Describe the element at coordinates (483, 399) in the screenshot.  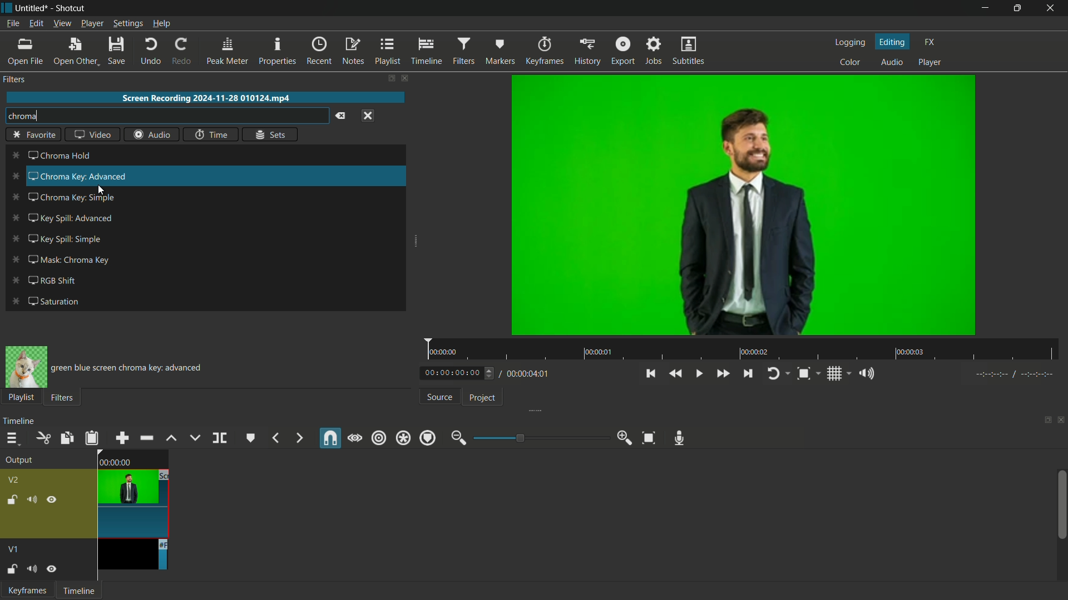
I see `project tab` at that location.